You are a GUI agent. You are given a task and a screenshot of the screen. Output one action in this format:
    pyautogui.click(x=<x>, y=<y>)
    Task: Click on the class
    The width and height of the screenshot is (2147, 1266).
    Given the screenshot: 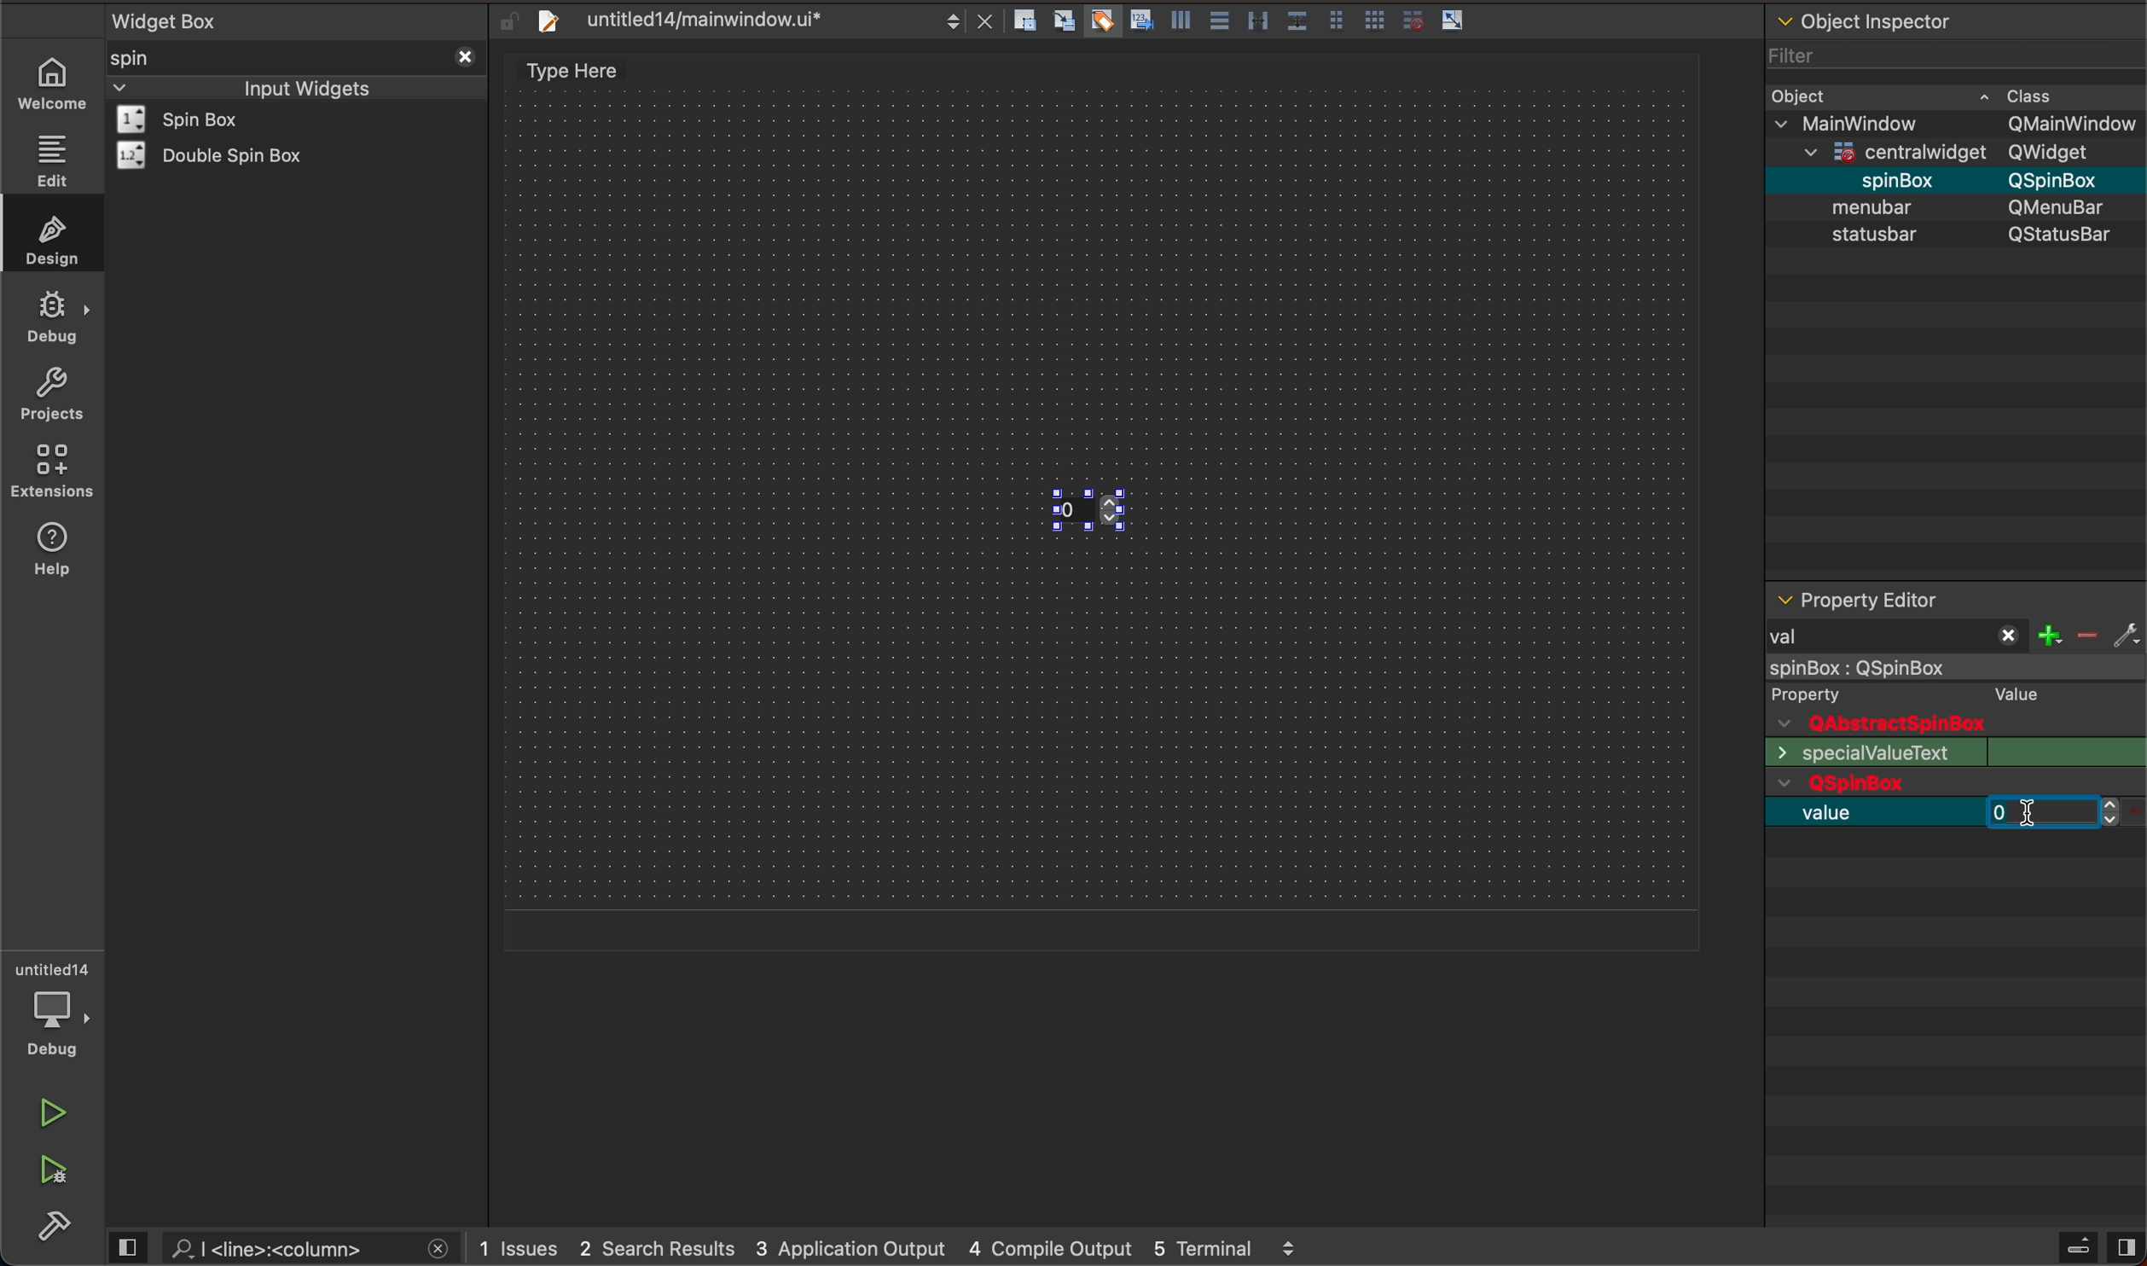 What is the action you would take?
    pyautogui.click(x=2033, y=93)
    